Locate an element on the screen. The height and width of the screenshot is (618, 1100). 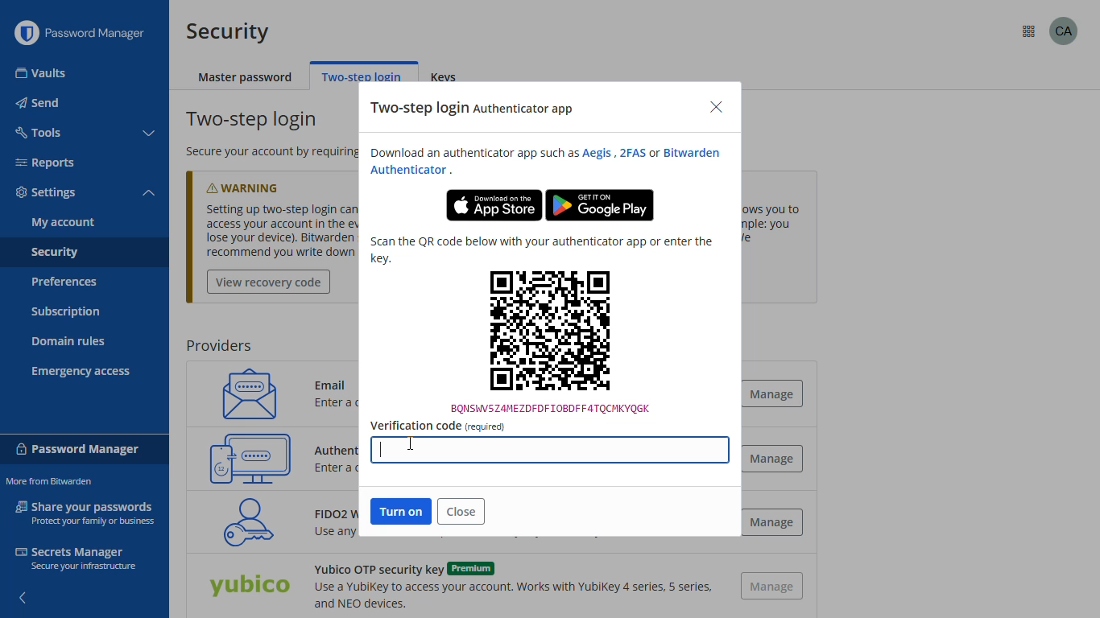
scan the QR code below with your authenticator app or enter the key. is located at coordinates (541, 249).